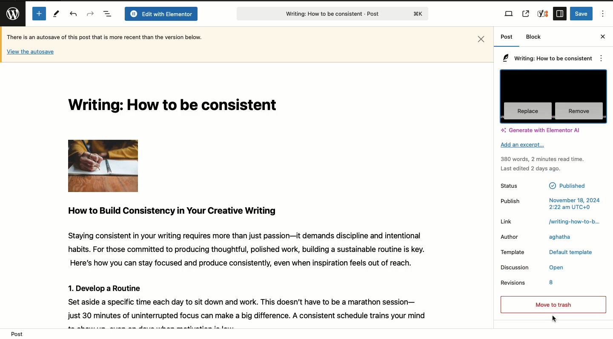 The width and height of the screenshot is (613, 339). I want to click on View post, so click(525, 14).